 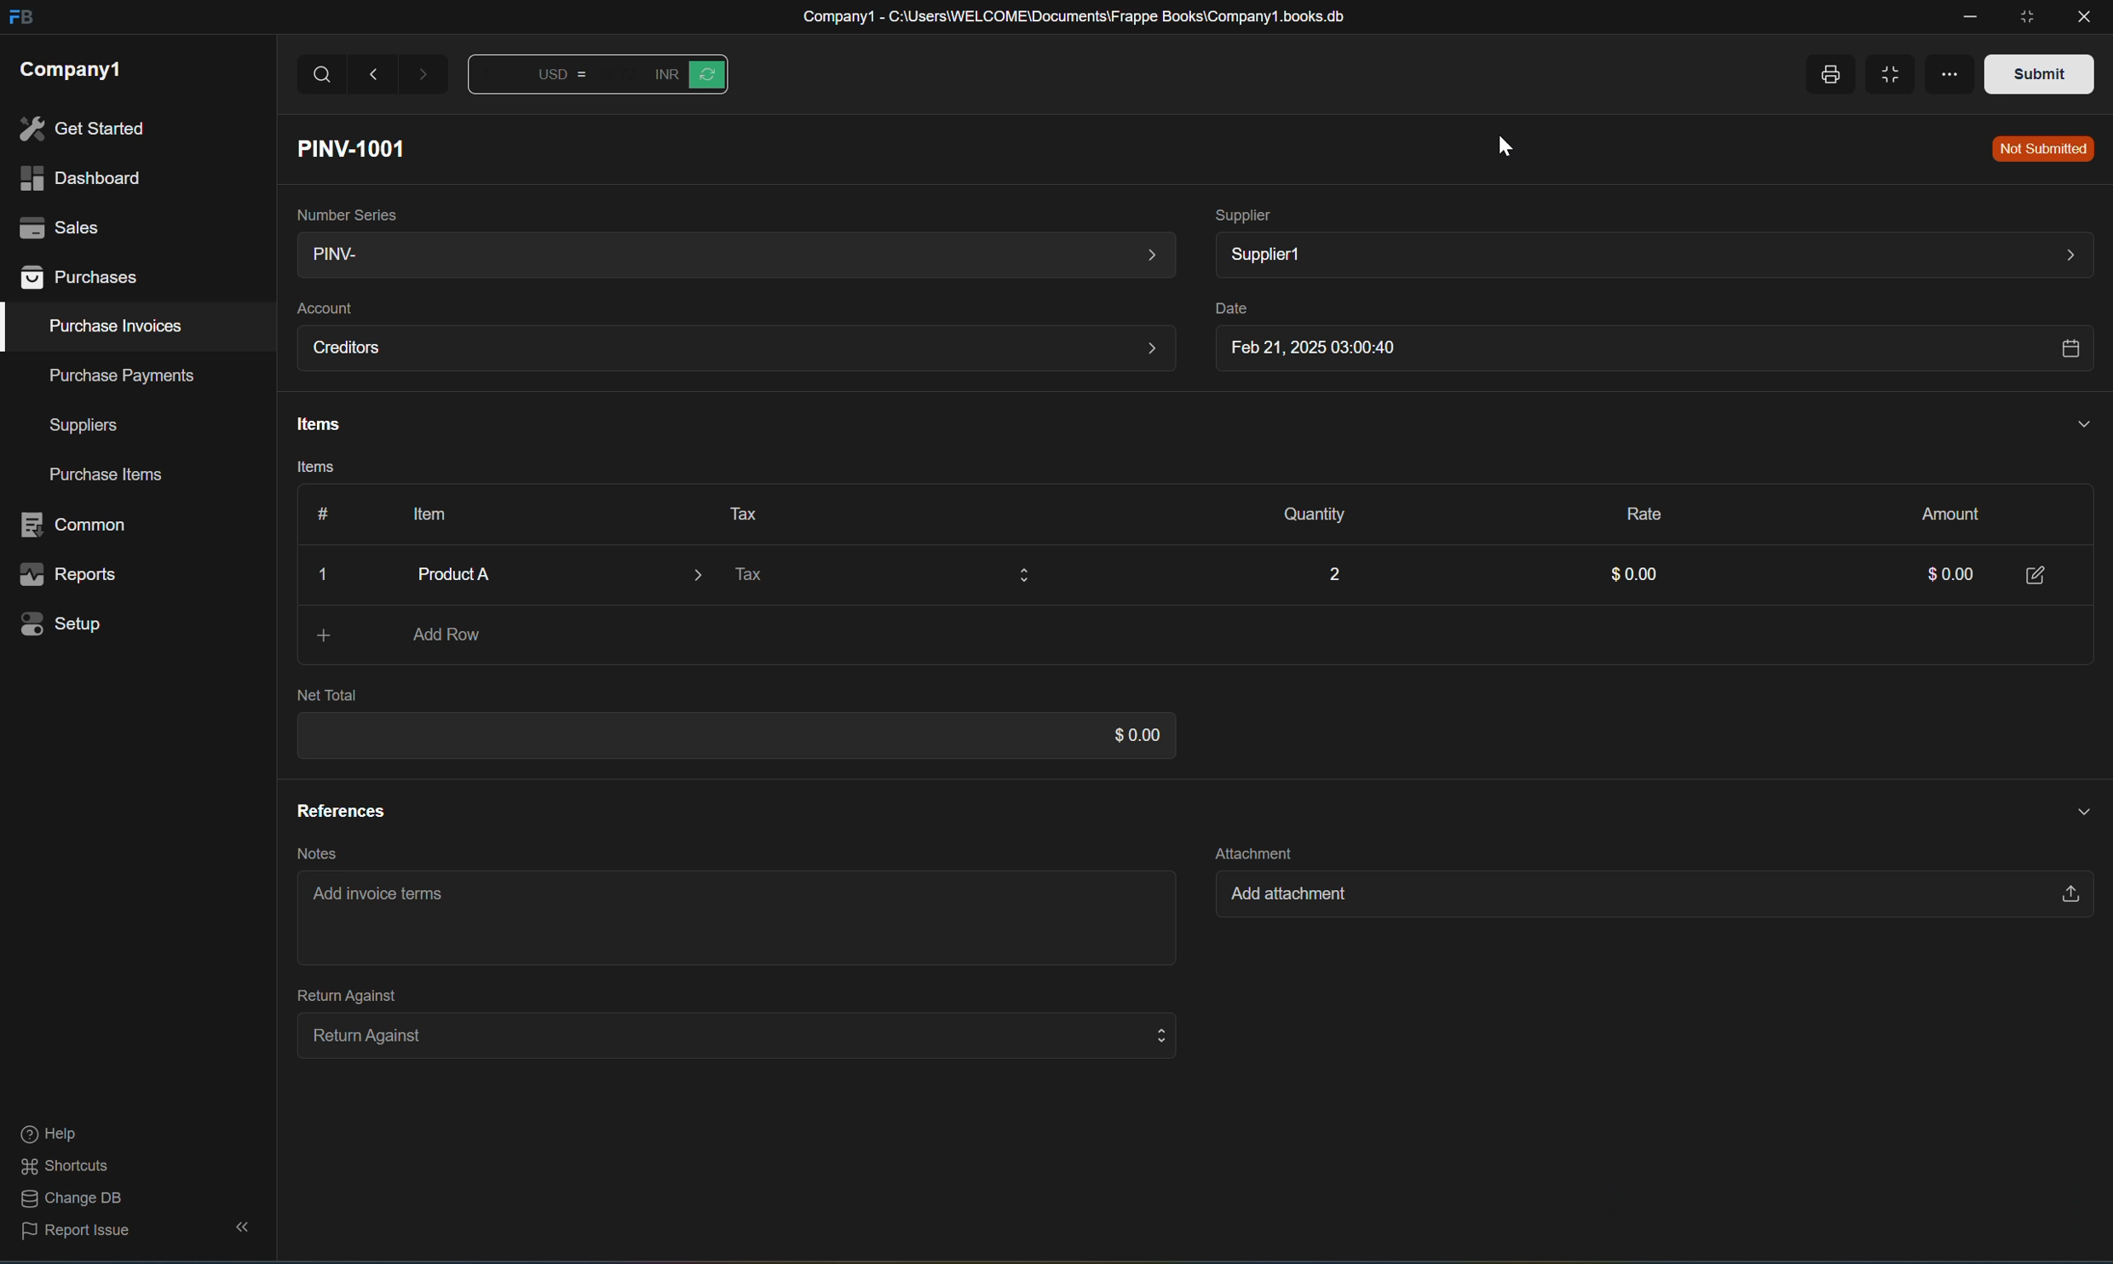 I want to click on Close, so click(x=327, y=576).